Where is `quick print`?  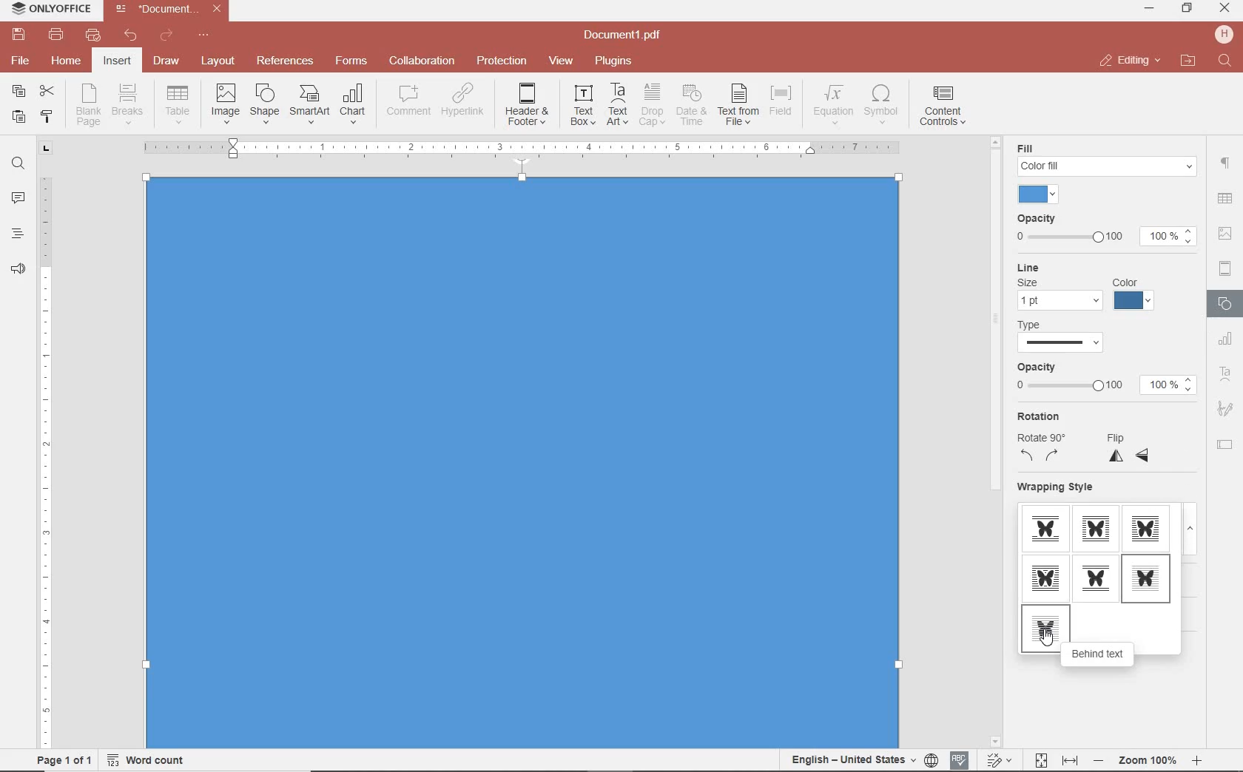 quick print is located at coordinates (92, 35).